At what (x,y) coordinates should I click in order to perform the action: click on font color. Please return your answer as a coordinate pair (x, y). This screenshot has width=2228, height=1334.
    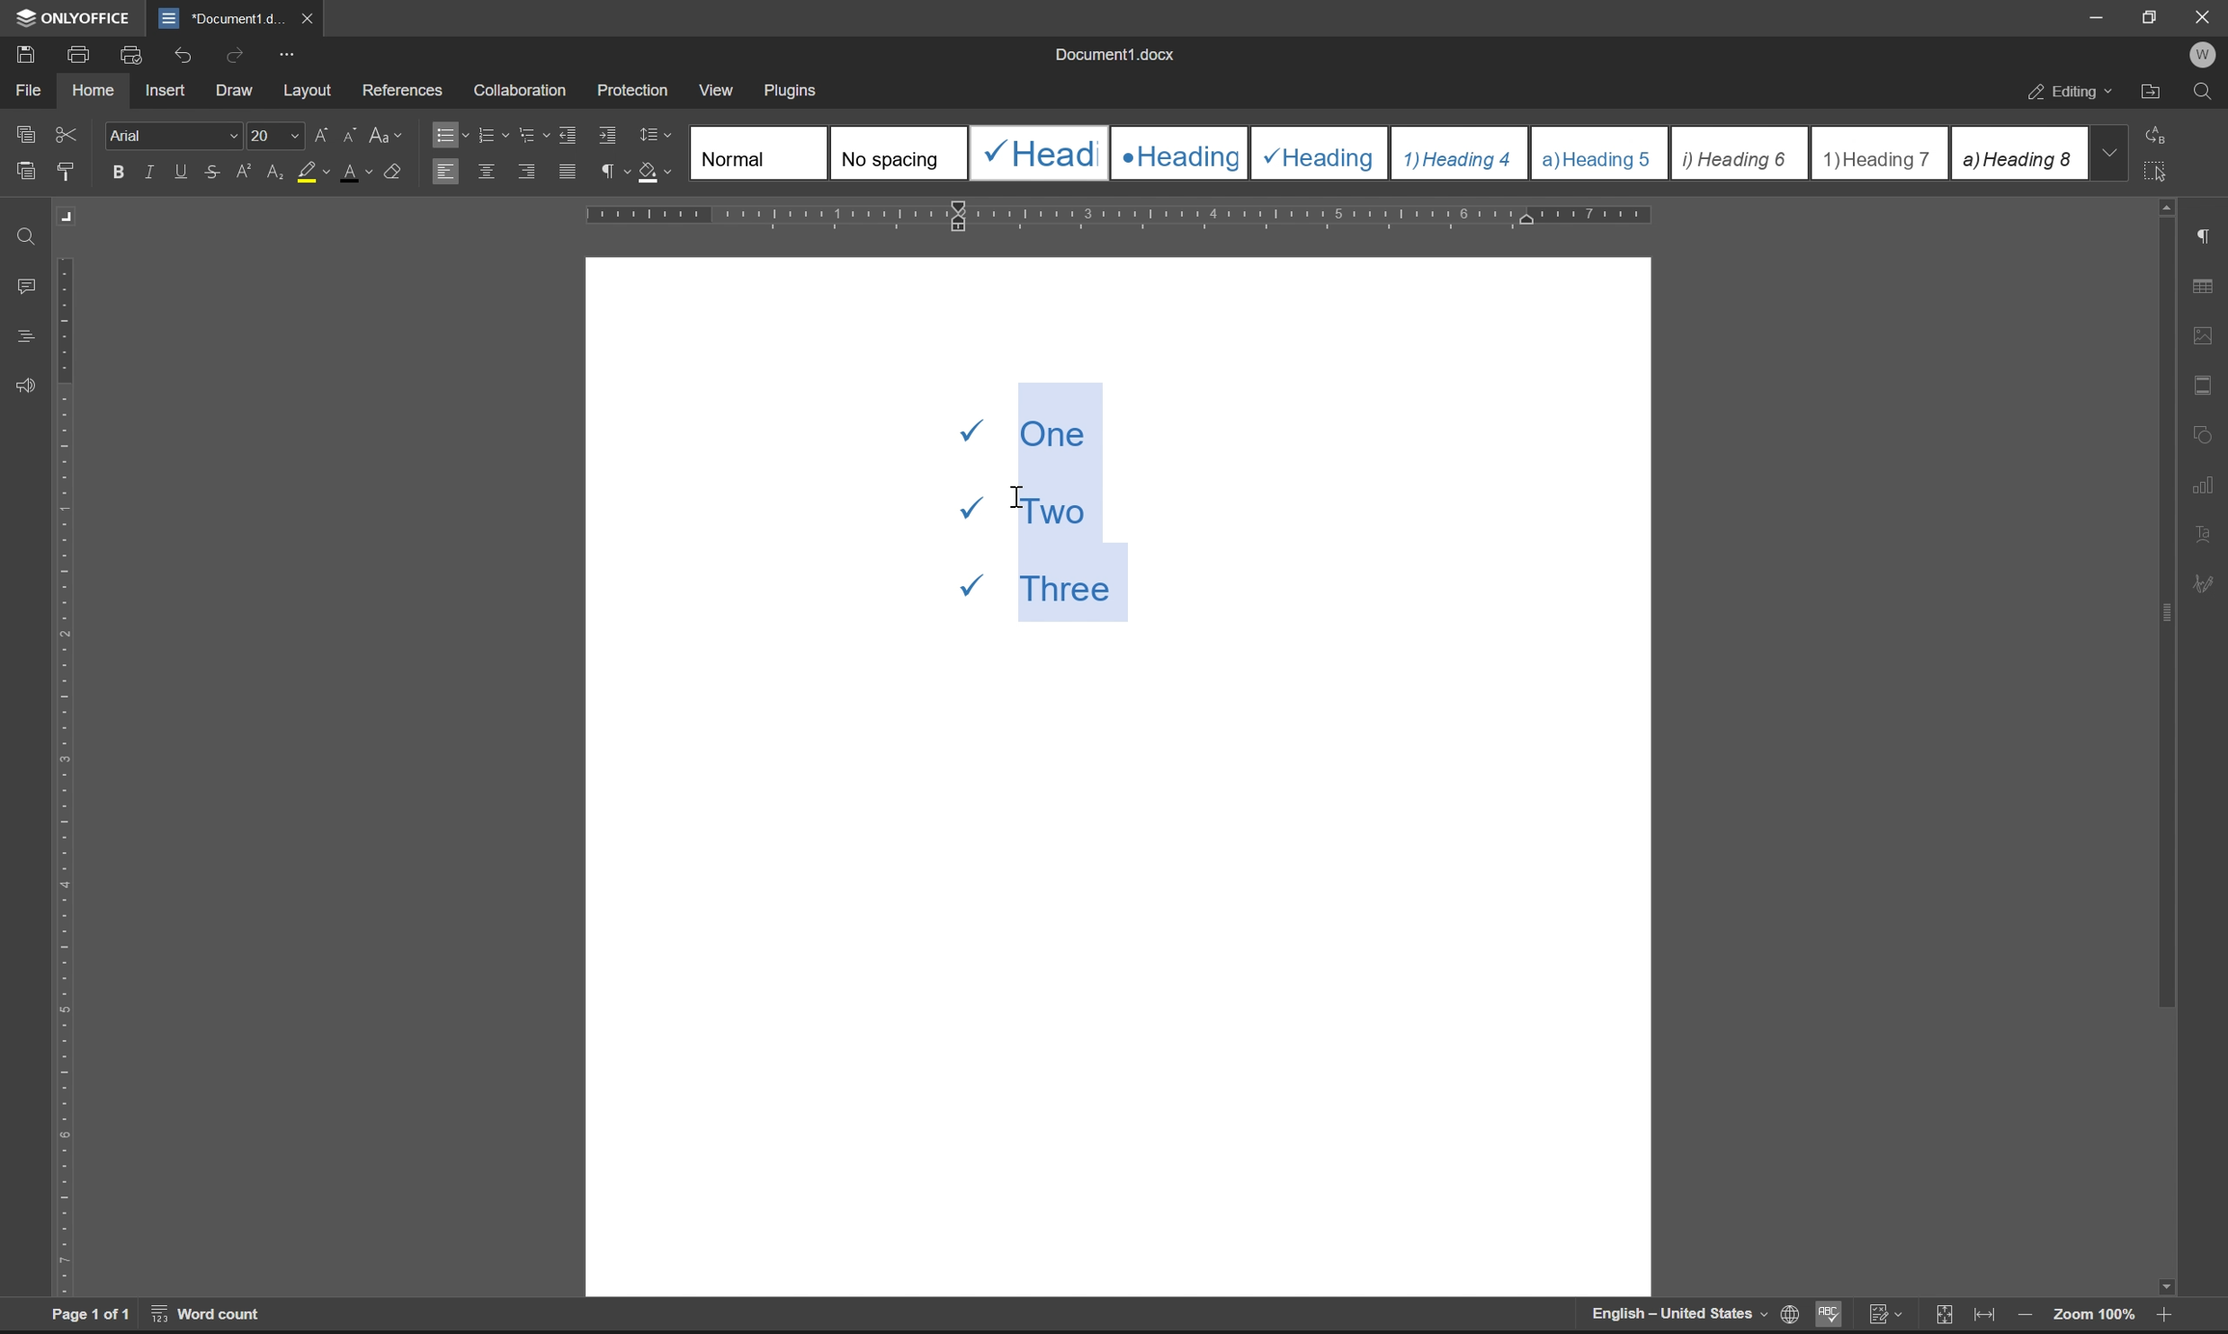
    Looking at the image, I should click on (357, 171).